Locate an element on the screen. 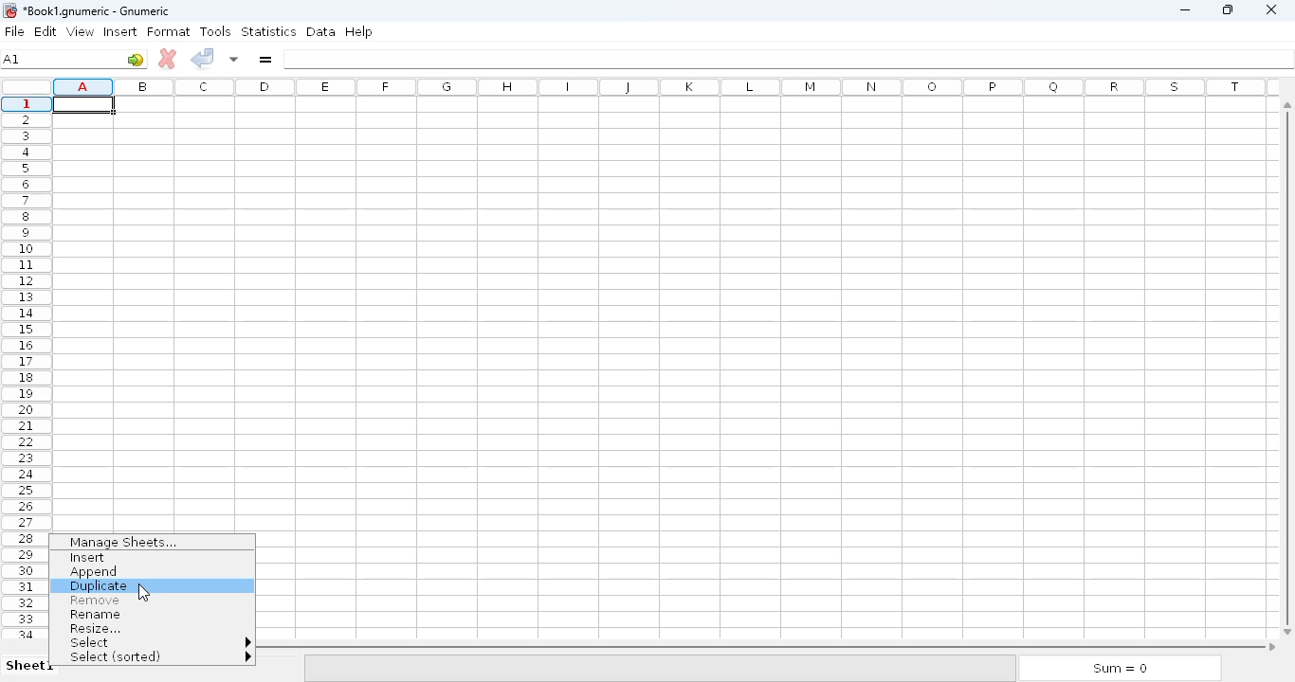 Image resolution: width=1295 pixels, height=682 pixels. append is located at coordinates (96, 572).